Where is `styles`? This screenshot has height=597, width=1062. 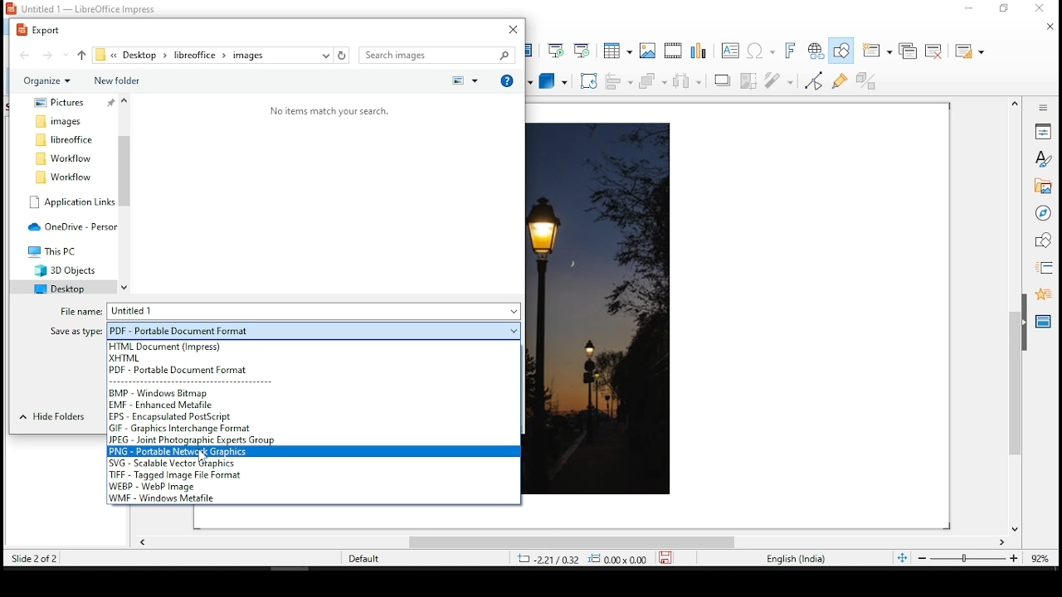
styles is located at coordinates (1041, 159).